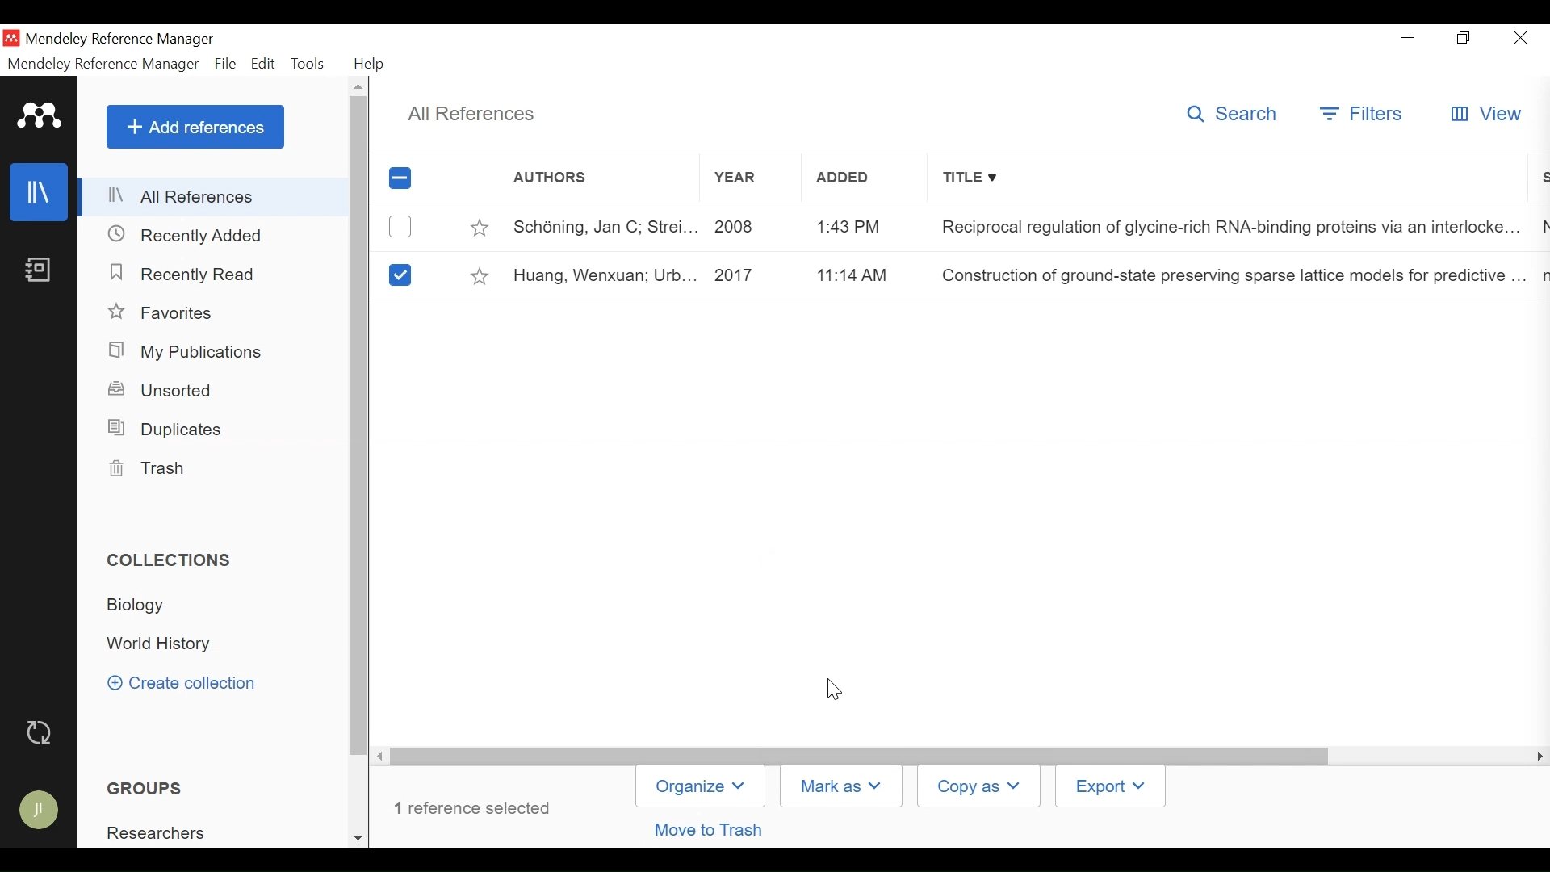 This screenshot has width=1550, height=872. Describe the element at coordinates (1226, 278) in the screenshot. I see `Construction of ground-state preserving sparse lattice models for predictive ...` at that location.